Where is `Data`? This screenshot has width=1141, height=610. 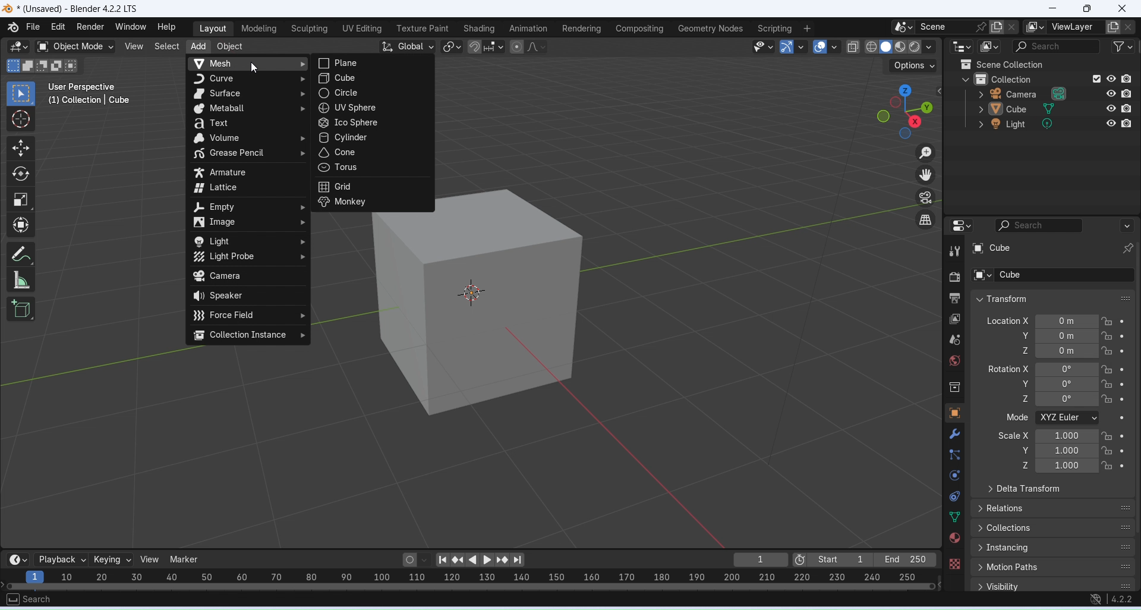
Data is located at coordinates (955, 517).